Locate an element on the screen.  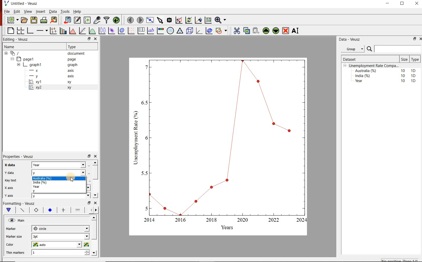
1 pt is located at coordinates (60, 236).